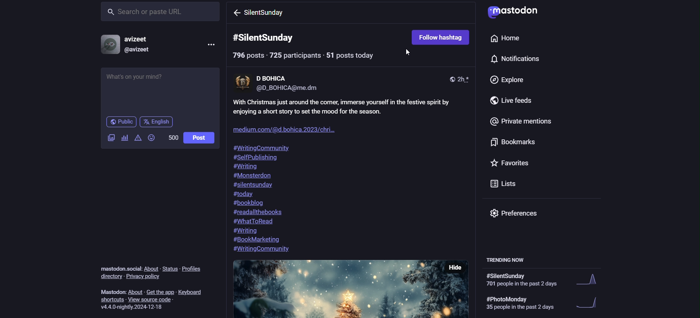 The width and height of the screenshot is (700, 318). I want to click on Favorites, so click(511, 165).